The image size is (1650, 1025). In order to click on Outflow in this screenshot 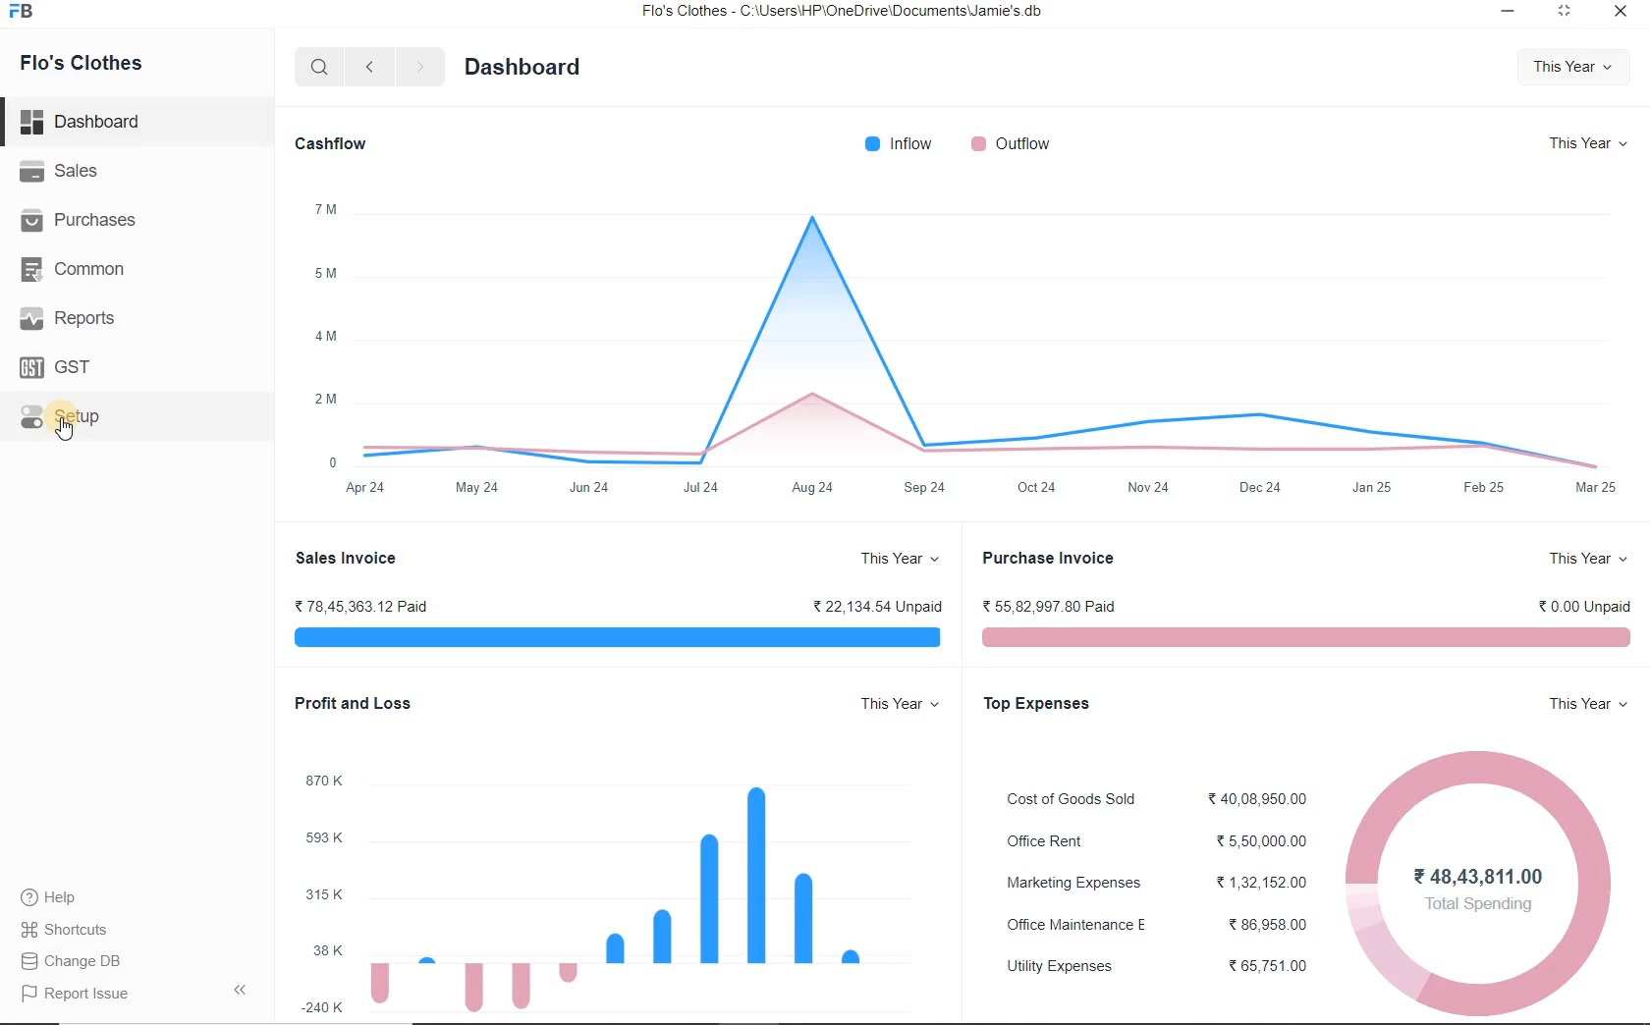, I will do `click(1015, 143)`.